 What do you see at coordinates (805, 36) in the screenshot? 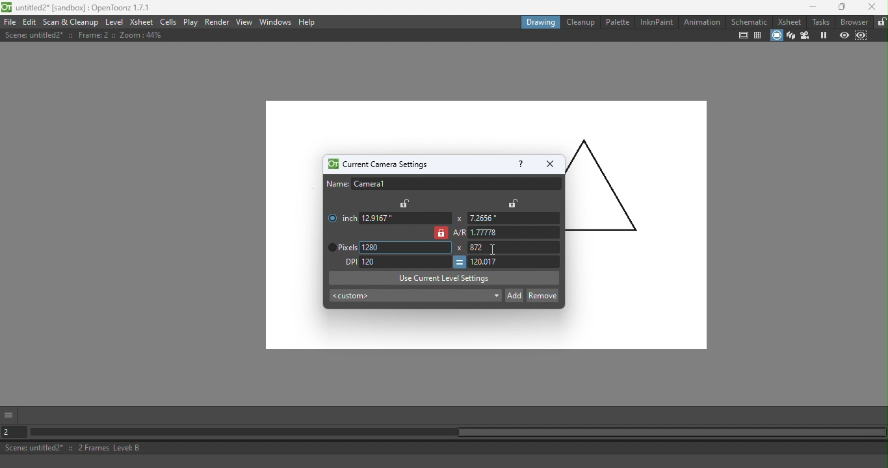
I see `Camera view` at bounding box center [805, 36].